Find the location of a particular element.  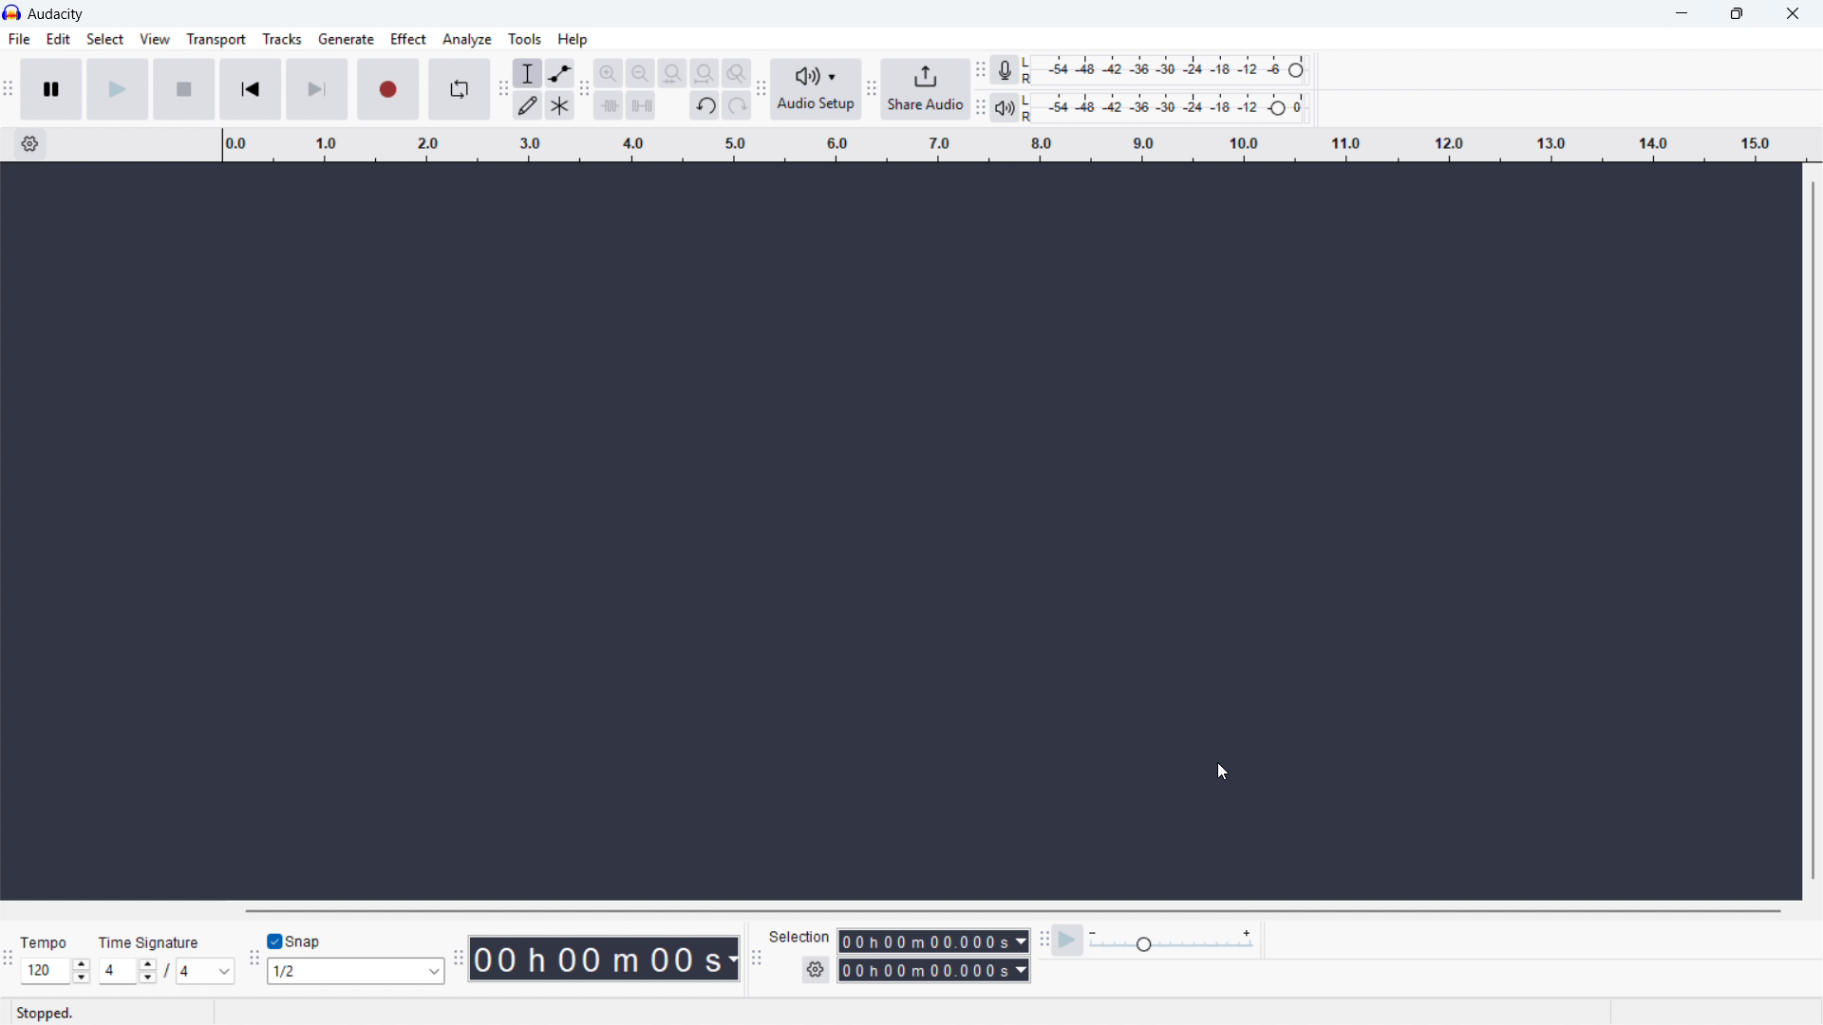

play is located at coordinates (118, 88).